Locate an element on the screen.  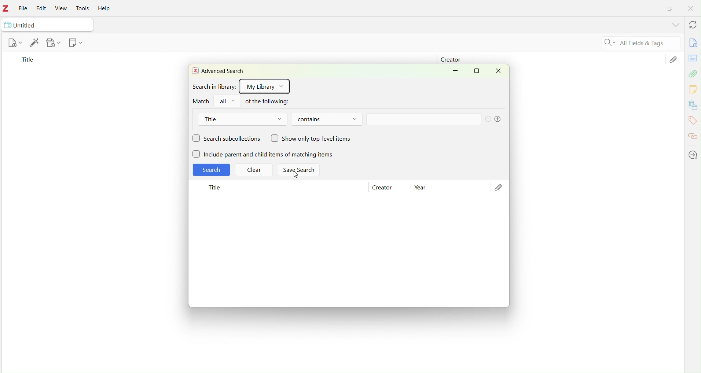
Links is located at coordinates (693, 134).